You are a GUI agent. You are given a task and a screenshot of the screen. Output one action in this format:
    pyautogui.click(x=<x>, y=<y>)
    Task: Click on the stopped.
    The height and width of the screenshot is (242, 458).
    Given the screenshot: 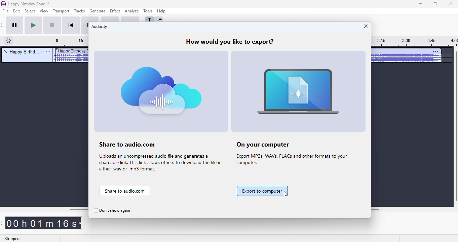 What is the action you would take?
    pyautogui.click(x=12, y=239)
    